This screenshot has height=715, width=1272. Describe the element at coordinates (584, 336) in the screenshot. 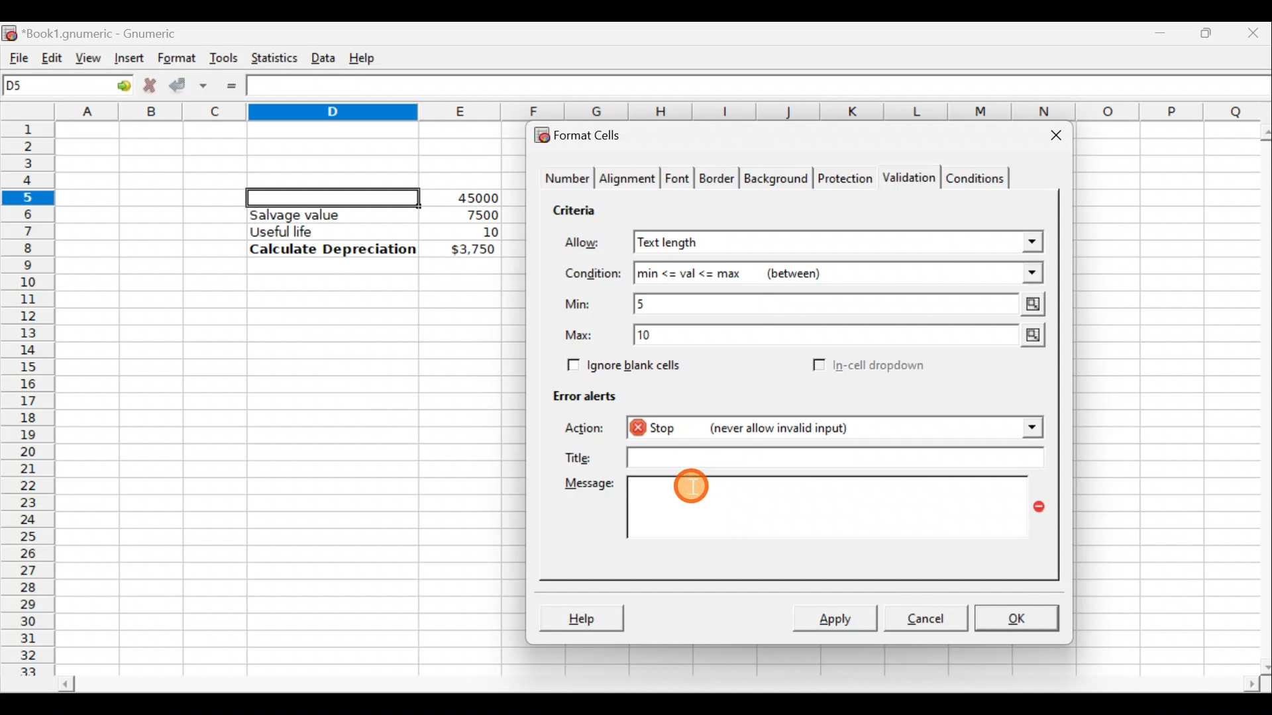

I see `Max` at that location.